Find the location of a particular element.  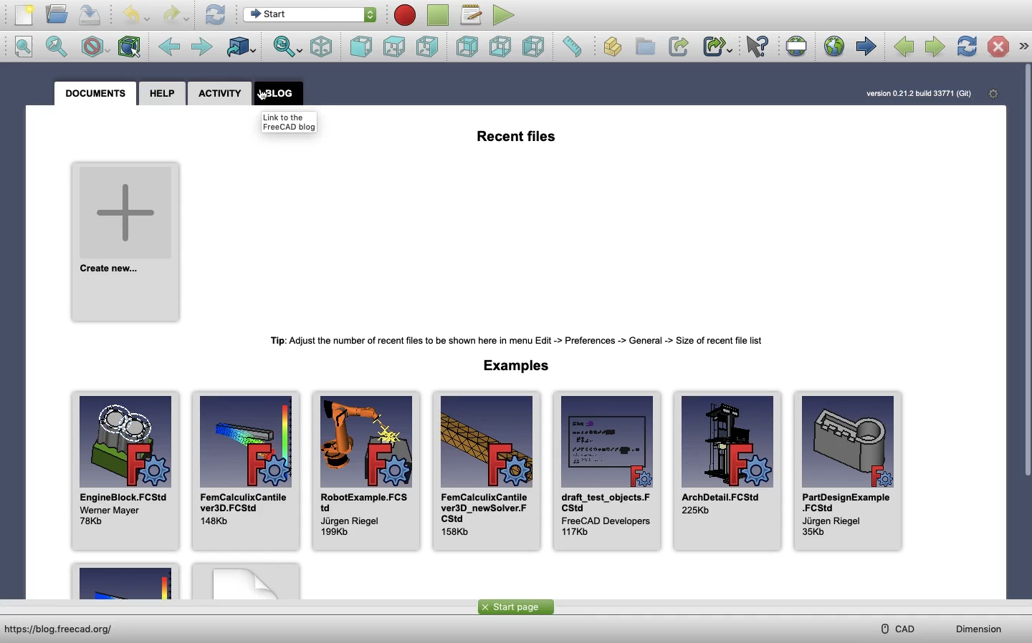

Redo is located at coordinates (174, 16).